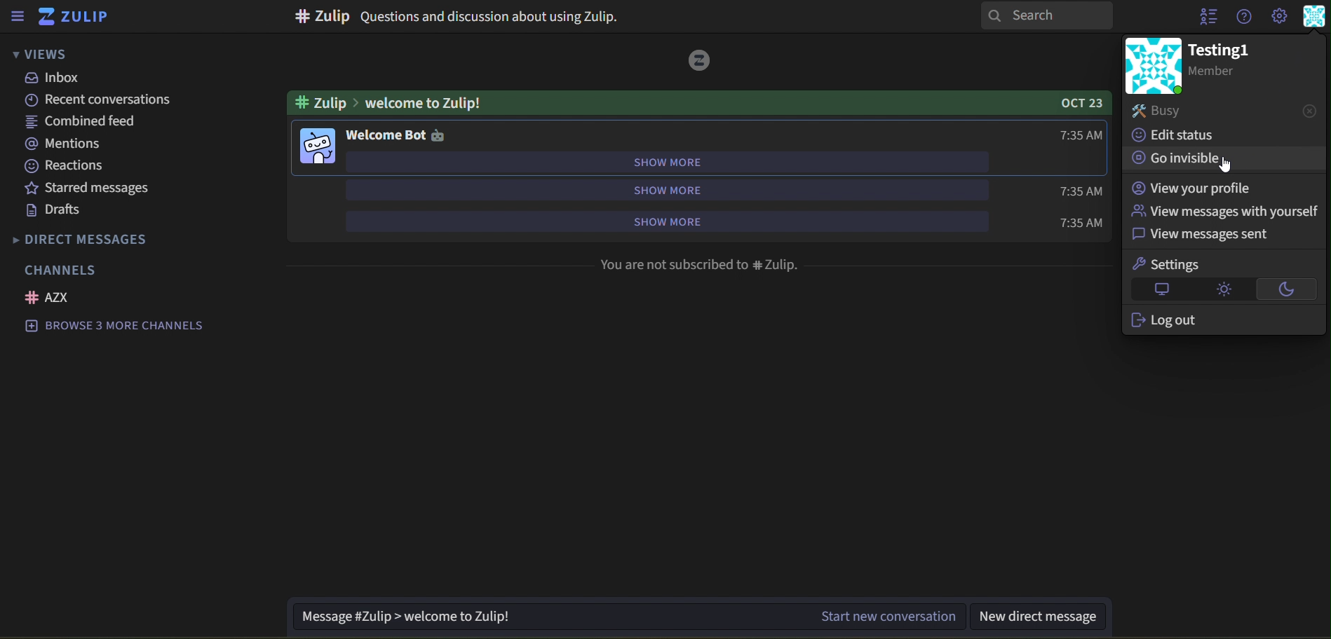 The image size is (1331, 639). I want to click on view messages with yourself, so click(1224, 211).